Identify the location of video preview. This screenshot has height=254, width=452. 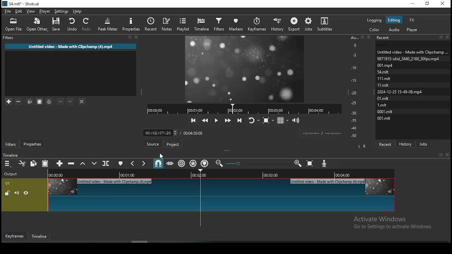
(245, 68).